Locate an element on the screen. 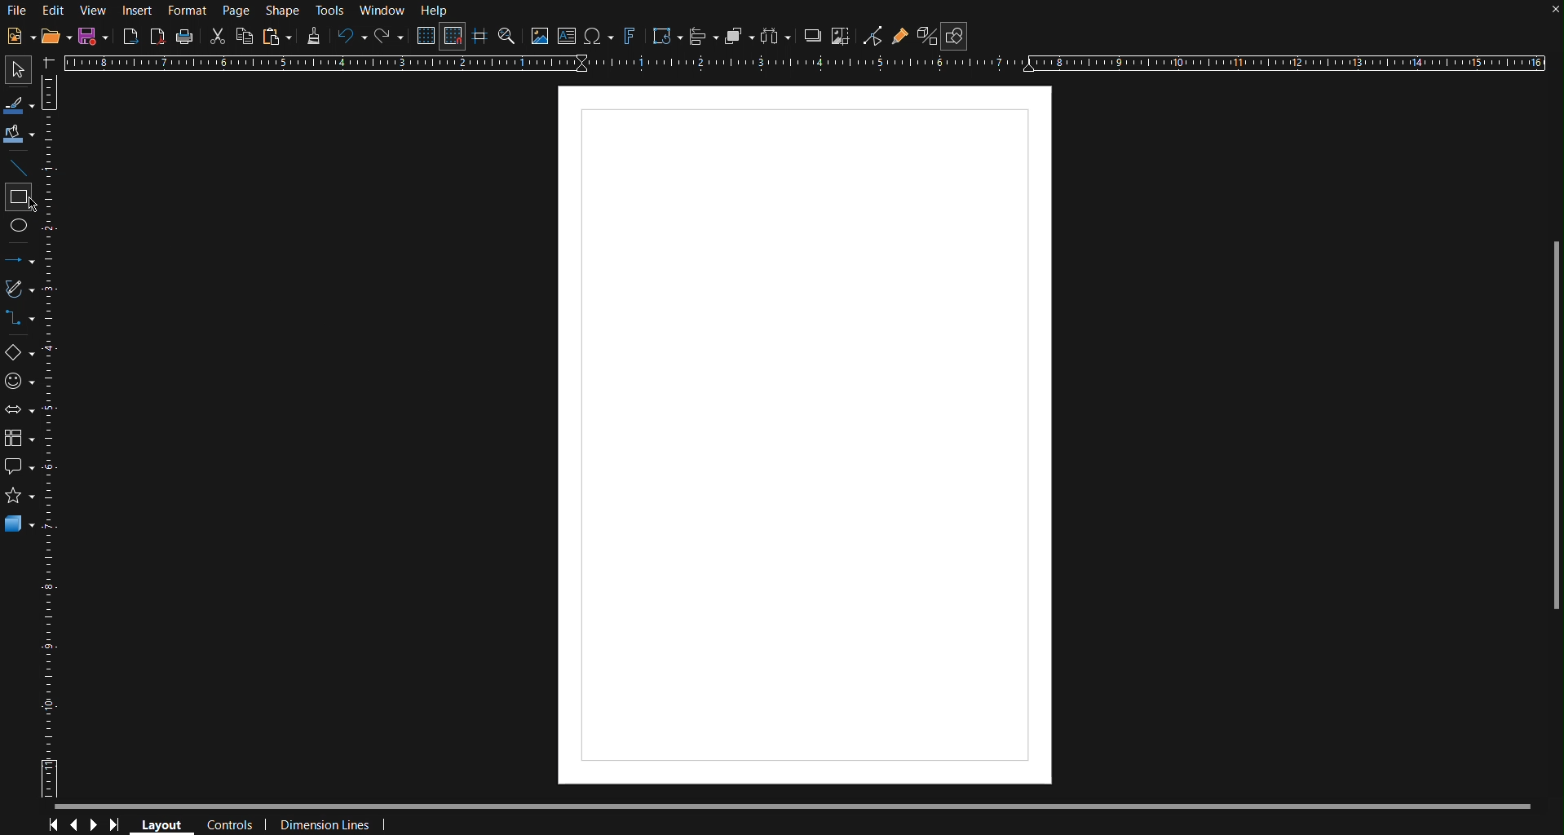 The image size is (1564, 835). Cut is located at coordinates (215, 36).